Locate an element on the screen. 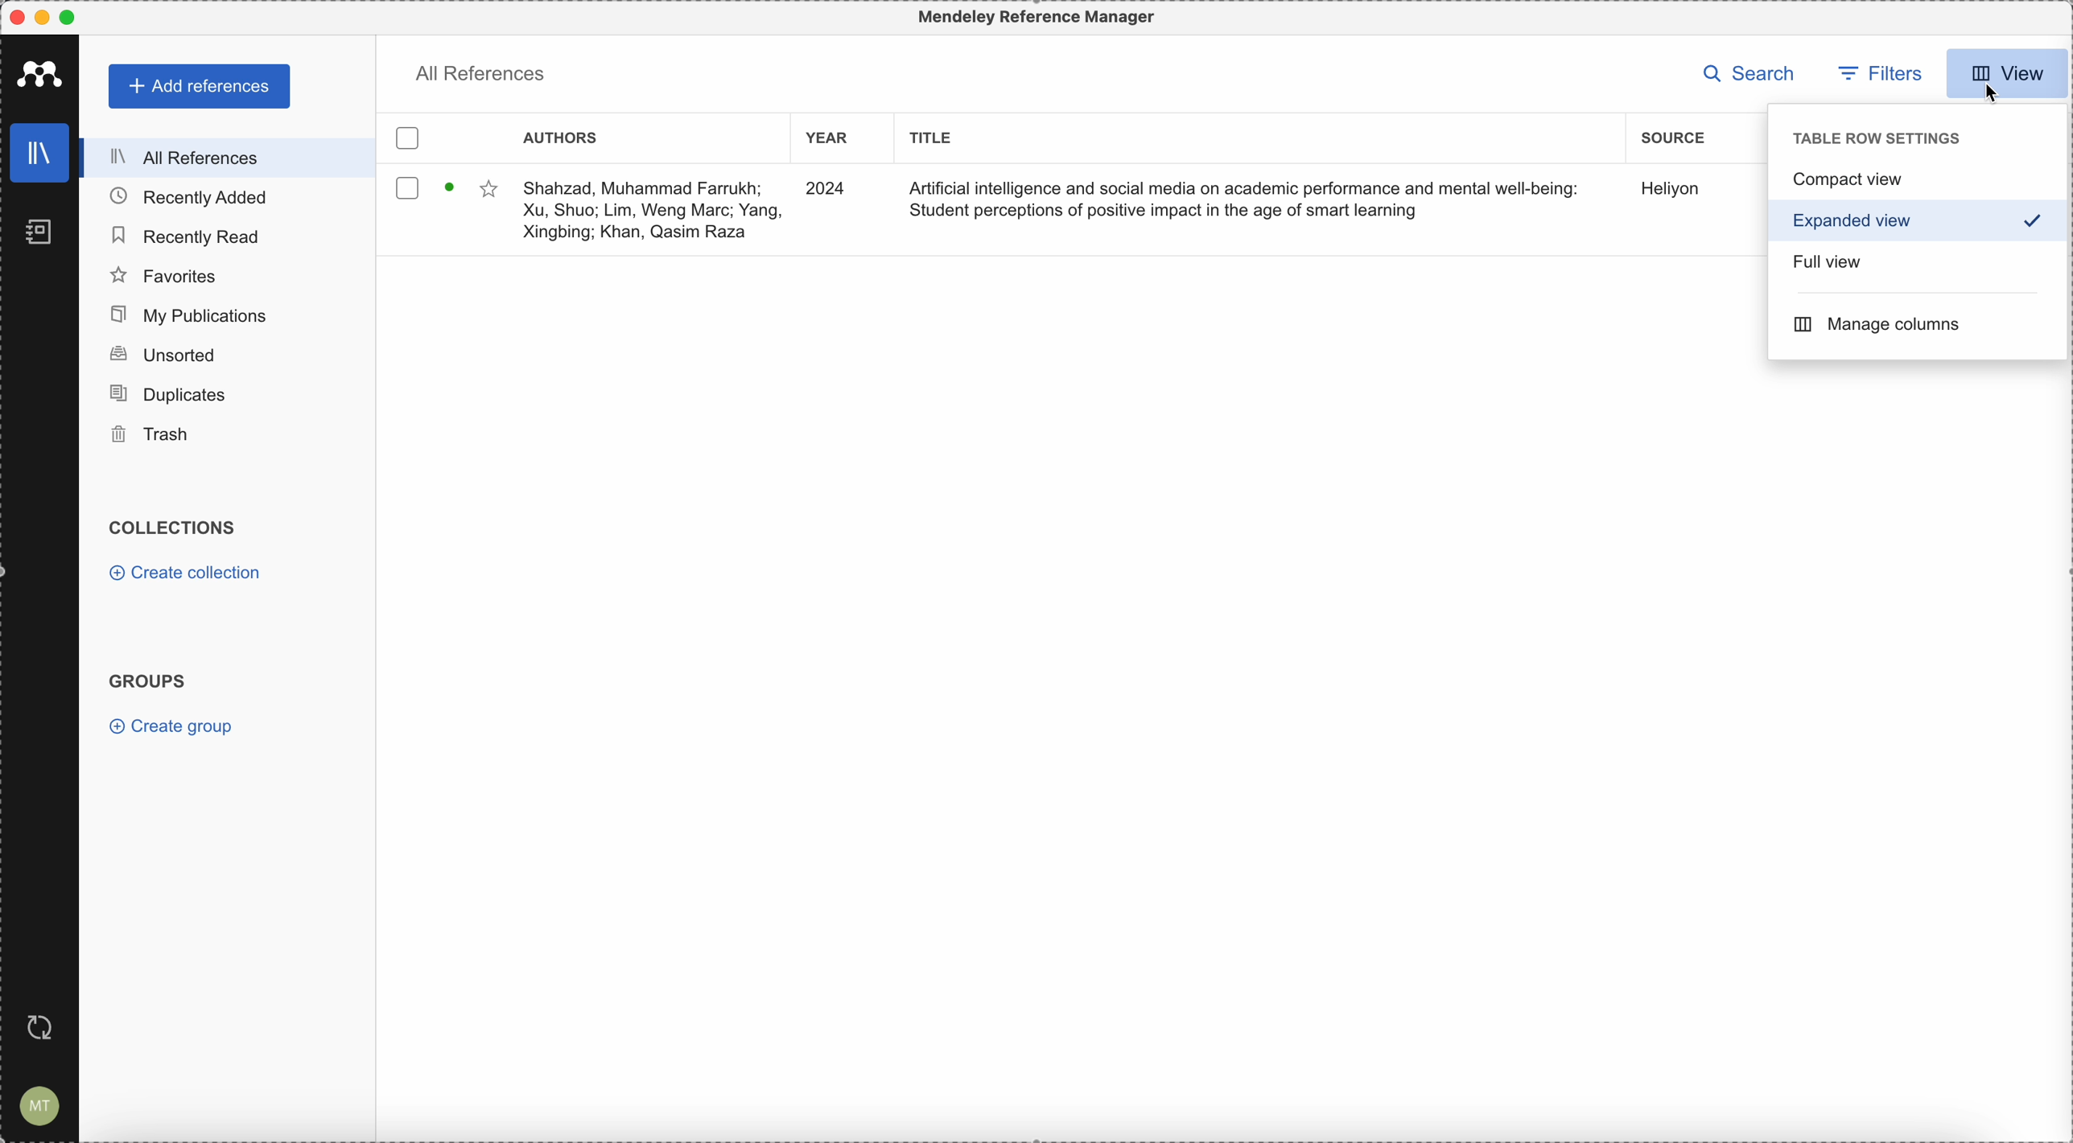 This screenshot has height=1143, width=2073. full view is located at coordinates (1824, 265).